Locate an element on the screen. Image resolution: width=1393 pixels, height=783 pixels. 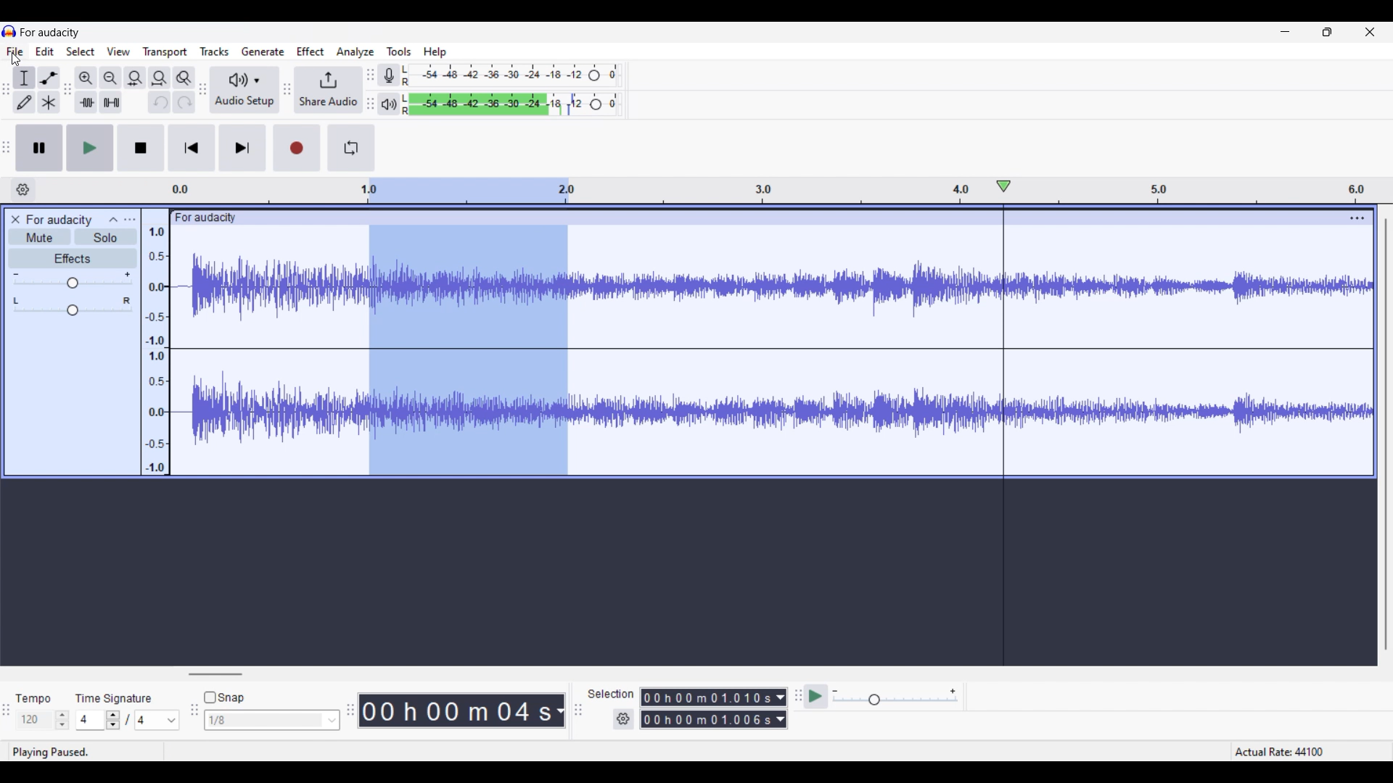
Multi-tool is located at coordinates (48, 102).